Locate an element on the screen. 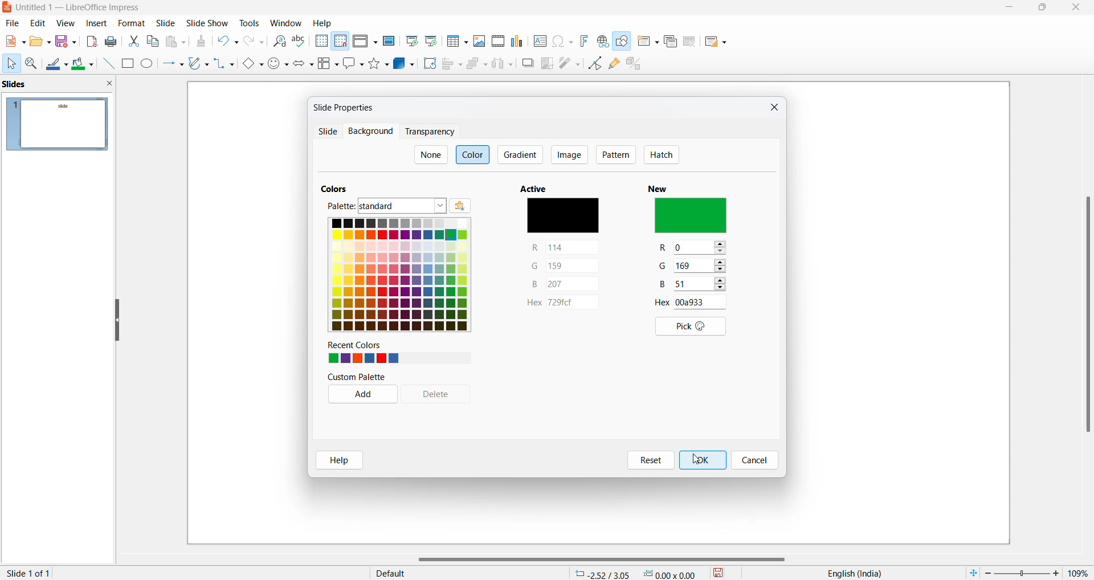 The image size is (1094, 580). zoom slider is located at coordinates (1022, 572).